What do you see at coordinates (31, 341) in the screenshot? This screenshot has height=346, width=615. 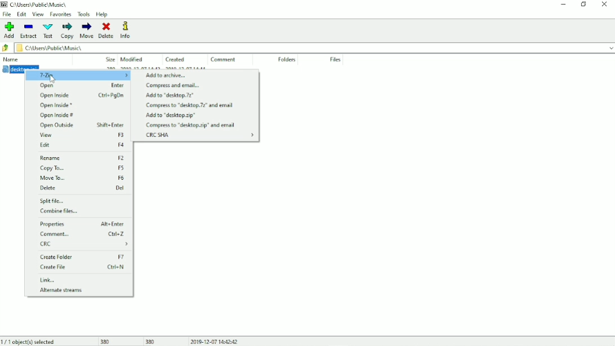 I see `1/1 object(s) selected` at bounding box center [31, 341].